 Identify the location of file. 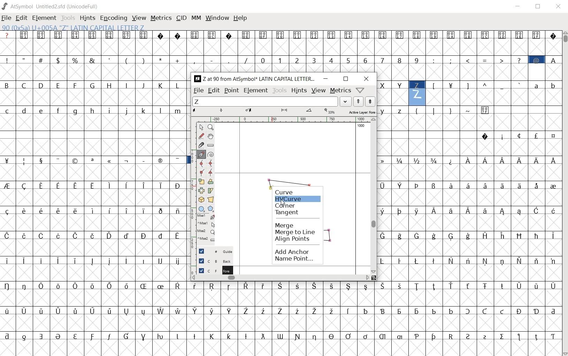
(198, 91).